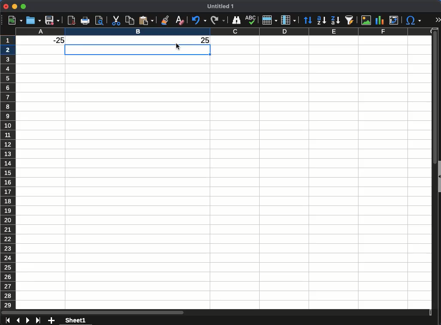 The height and width of the screenshot is (325, 441). Describe the element at coordinates (413, 20) in the screenshot. I see `special character` at that location.